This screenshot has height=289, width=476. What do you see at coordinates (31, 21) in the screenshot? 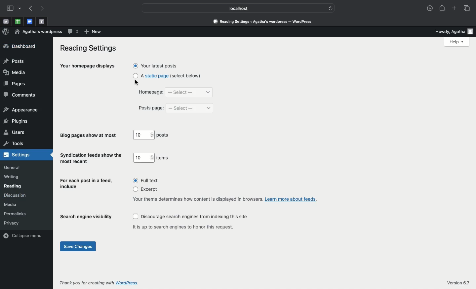
I see `Pinned tabs` at bounding box center [31, 21].